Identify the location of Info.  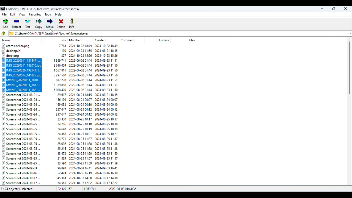
(73, 23).